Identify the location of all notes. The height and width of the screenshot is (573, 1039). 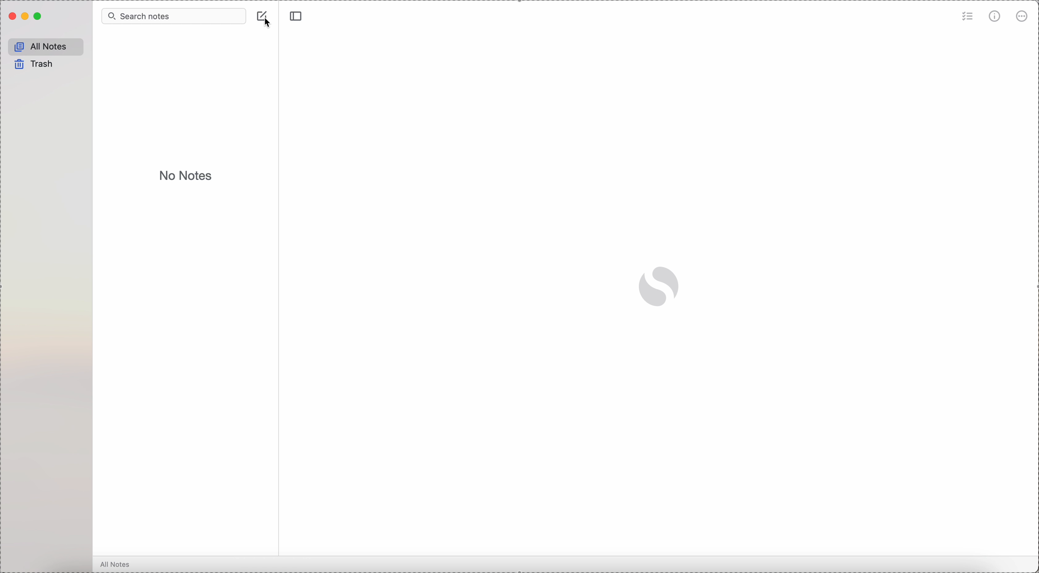
(118, 564).